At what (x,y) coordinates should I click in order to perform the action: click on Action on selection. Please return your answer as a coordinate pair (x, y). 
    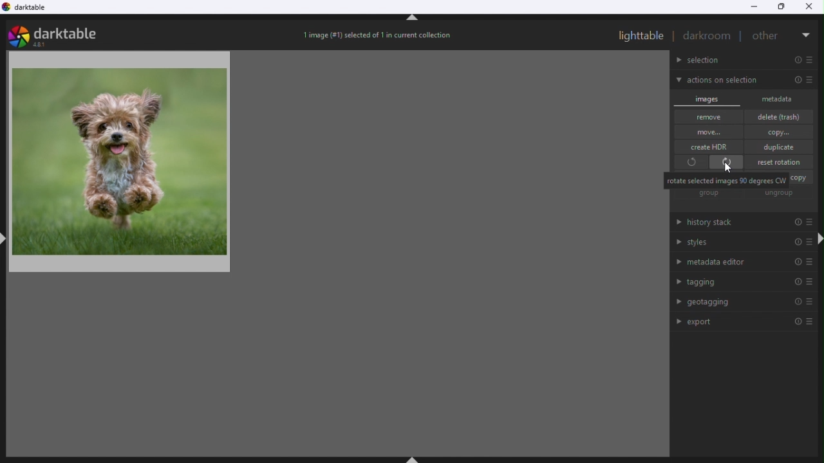
    Looking at the image, I should click on (744, 80).